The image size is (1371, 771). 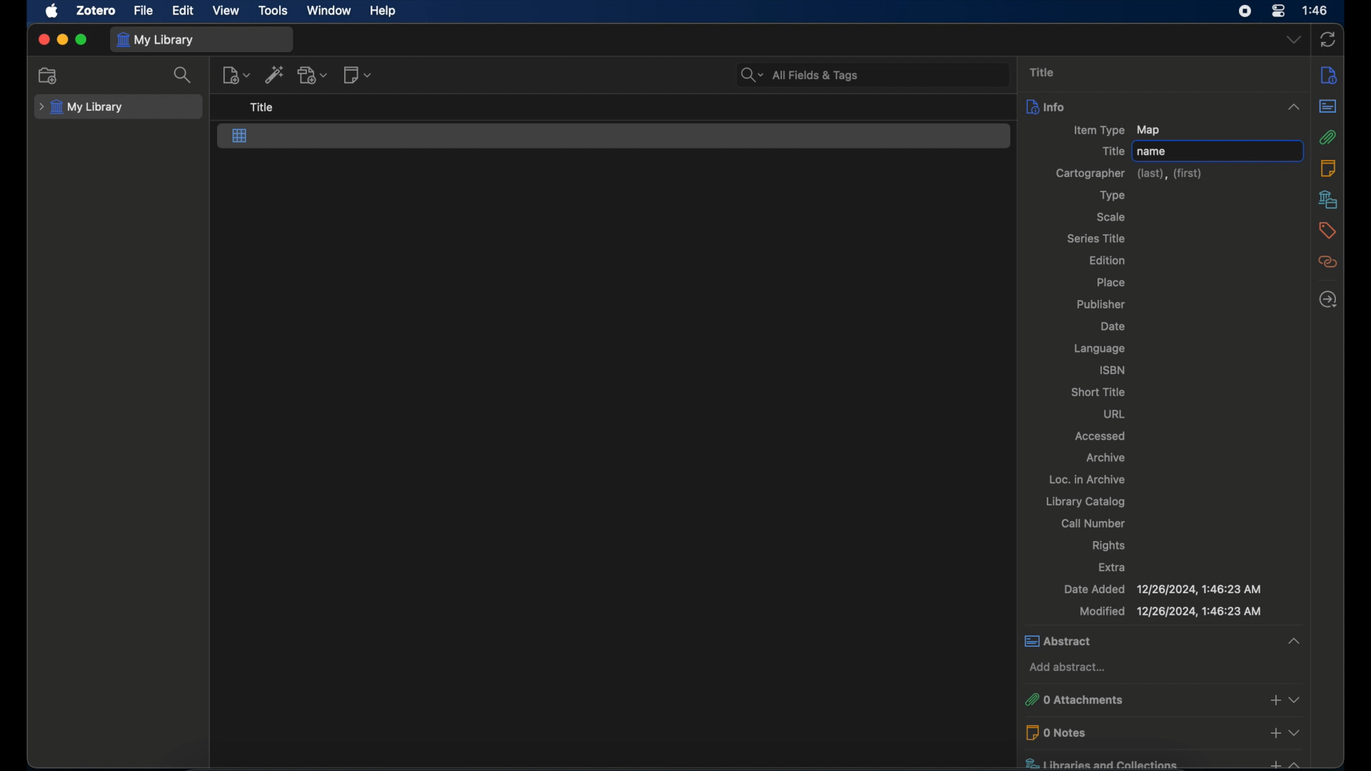 What do you see at coordinates (1328, 168) in the screenshot?
I see `notes` at bounding box center [1328, 168].